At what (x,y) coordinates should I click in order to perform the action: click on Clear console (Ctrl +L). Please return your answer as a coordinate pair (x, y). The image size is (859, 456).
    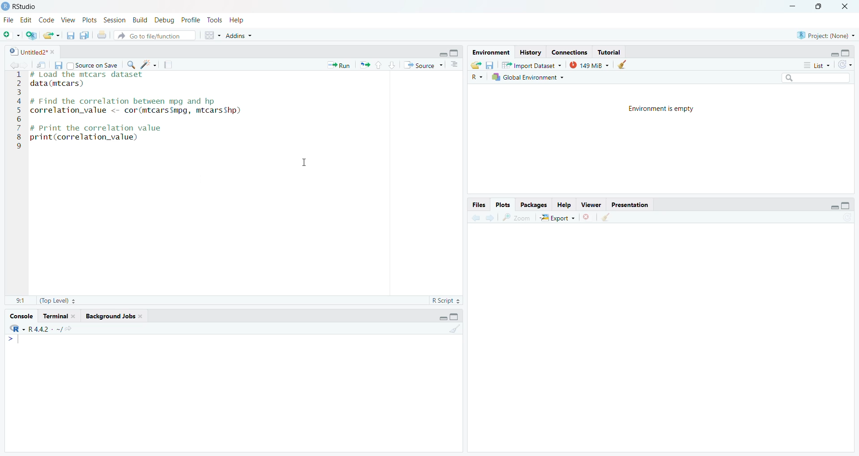
    Looking at the image, I should click on (625, 64).